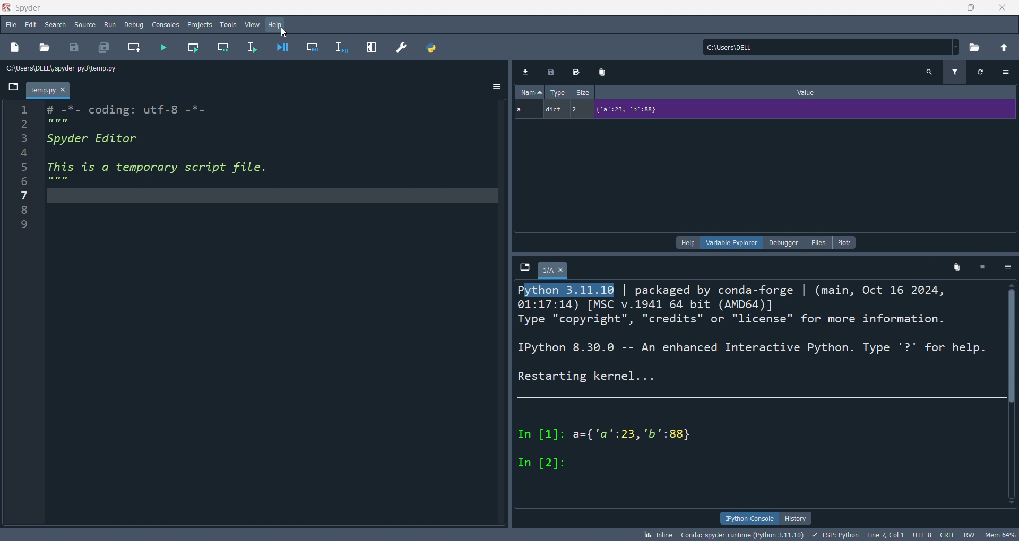 Image resolution: width=1019 pixels, height=541 pixels. Describe the element at coordinates (253, 25) in the screenshot. I see `view` at that location.